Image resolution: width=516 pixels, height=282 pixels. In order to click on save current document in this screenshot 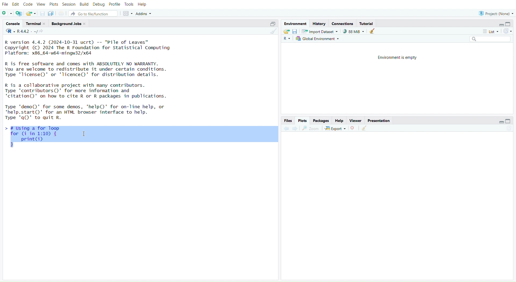, I will do `click(42, 14)`.